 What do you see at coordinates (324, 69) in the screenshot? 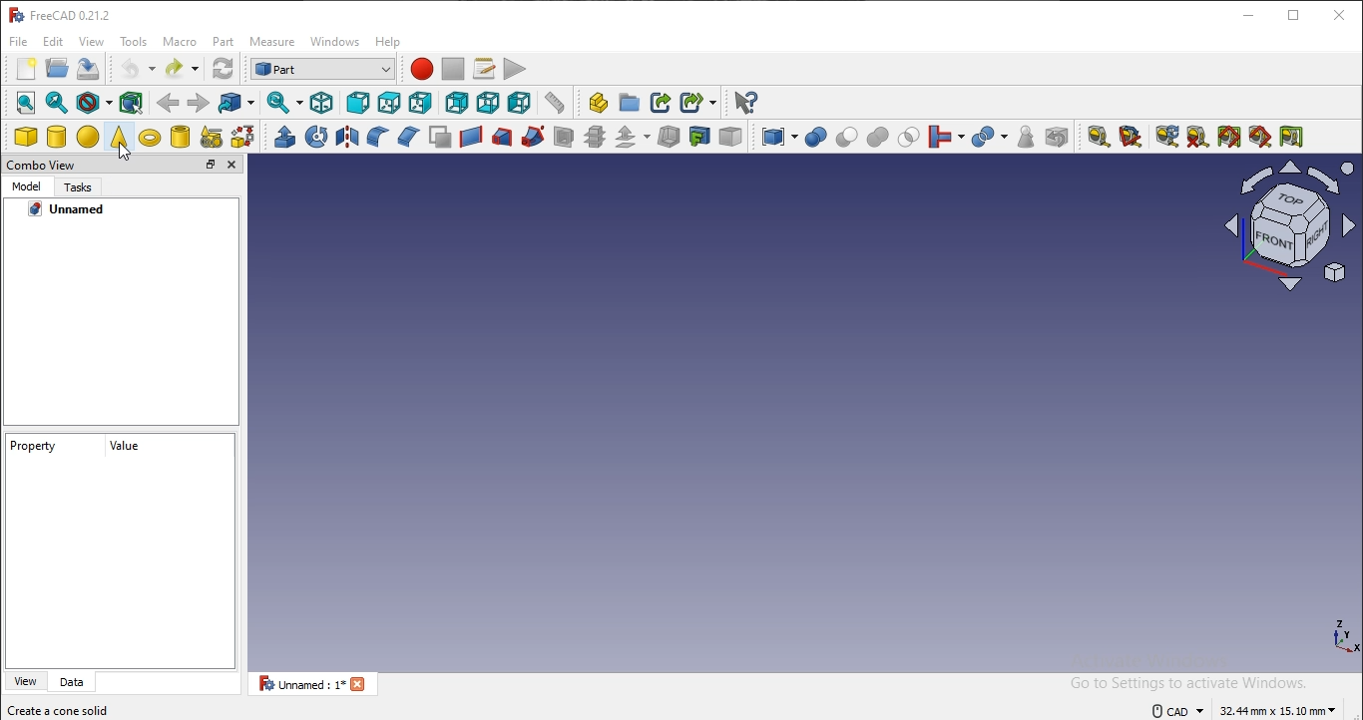
I see `workbench` at bounding box center [324, 69].